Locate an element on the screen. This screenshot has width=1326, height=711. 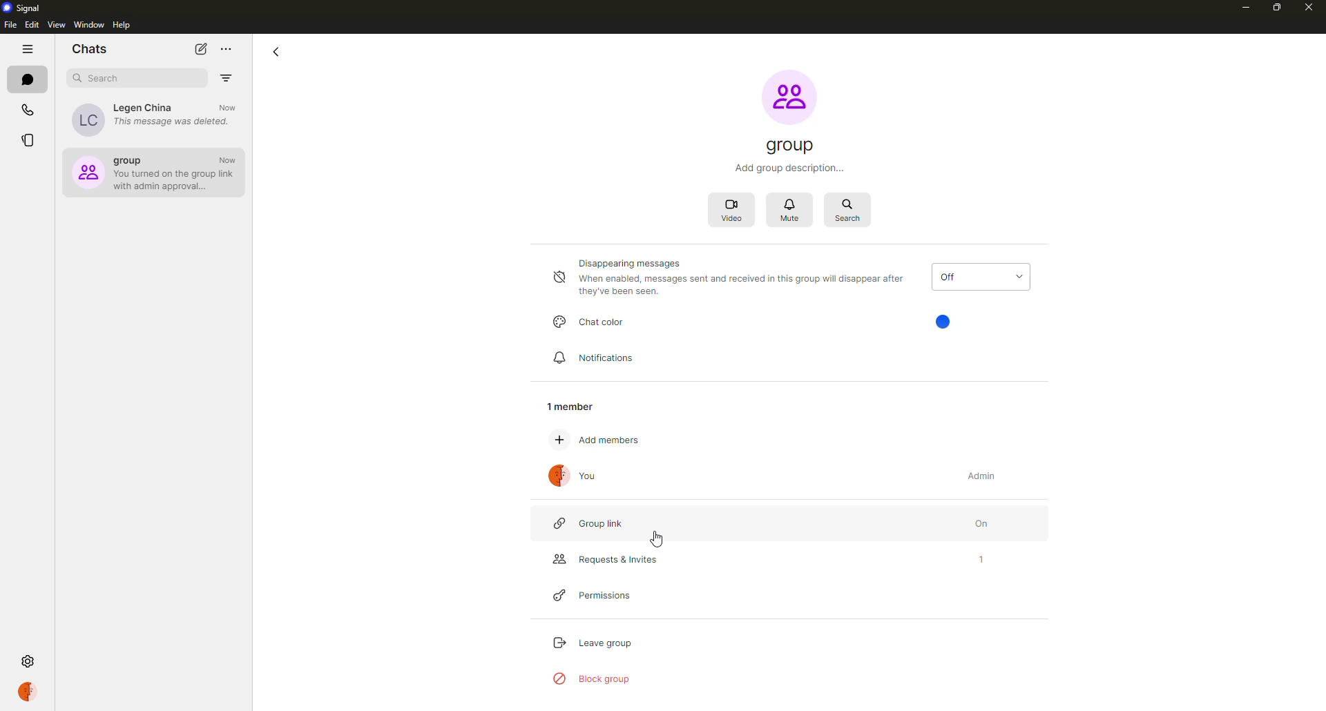
chat color is located at coordinates (593, 320).